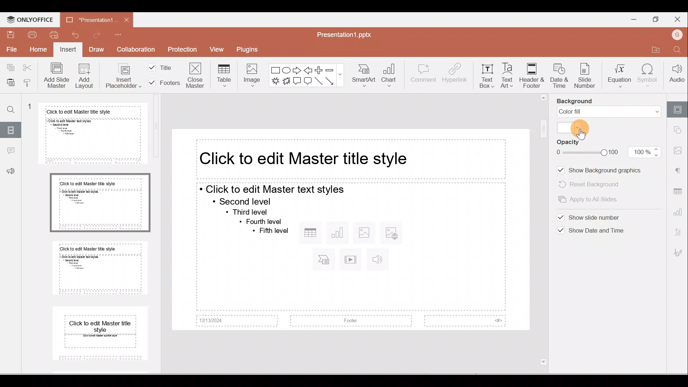  Describe the element at coordinates (544, 230) in the screenshot. I see `vertical scrollbar` at that location.